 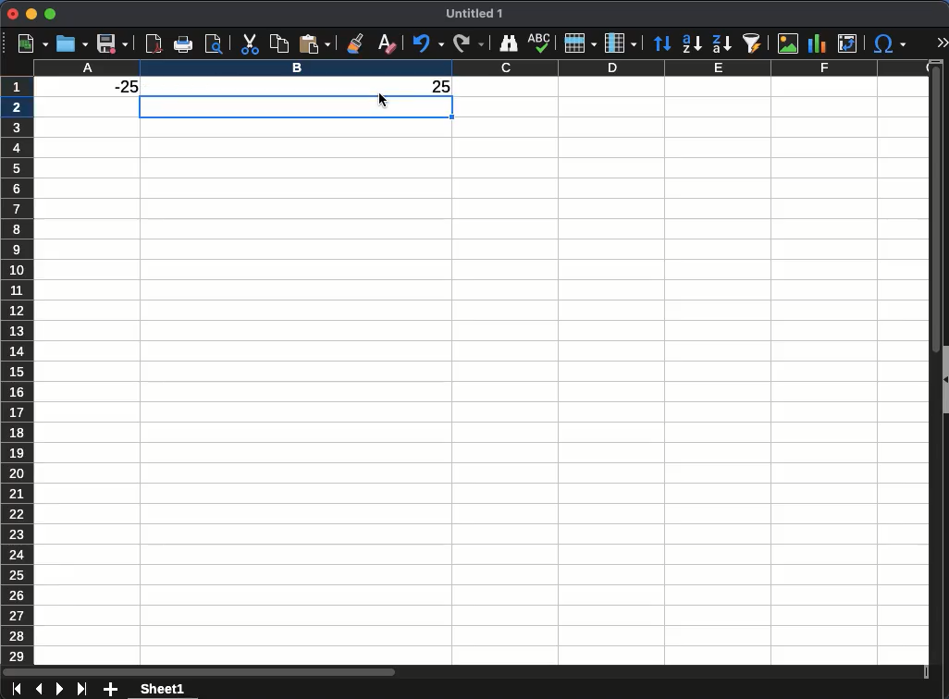 I want to click on open, so click(x=70, y=44).